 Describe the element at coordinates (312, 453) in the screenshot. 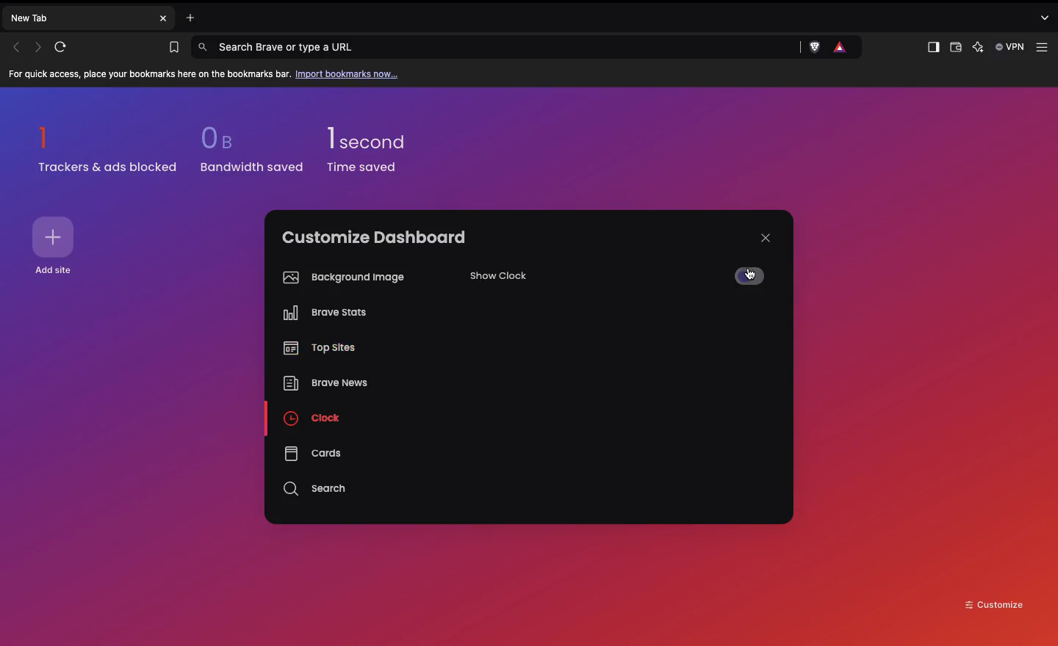

I see `Cards` at that location.